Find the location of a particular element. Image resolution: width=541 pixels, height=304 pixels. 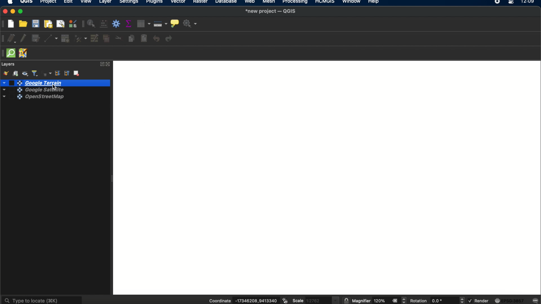

JOSM remote is located at coordinates (24, 53).